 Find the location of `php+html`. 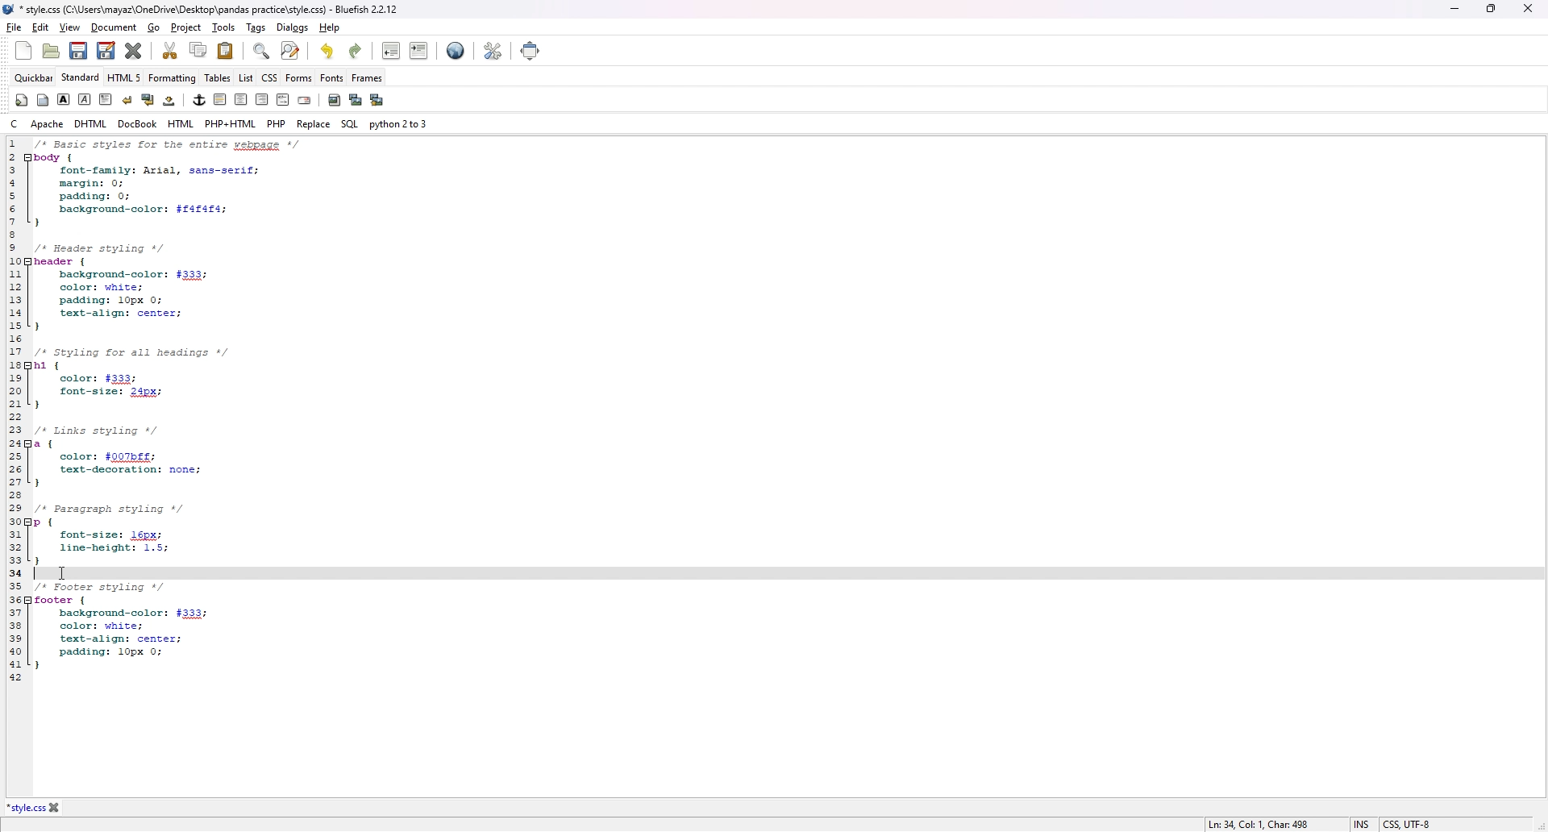

php+html is located at coordinates (232, 123).